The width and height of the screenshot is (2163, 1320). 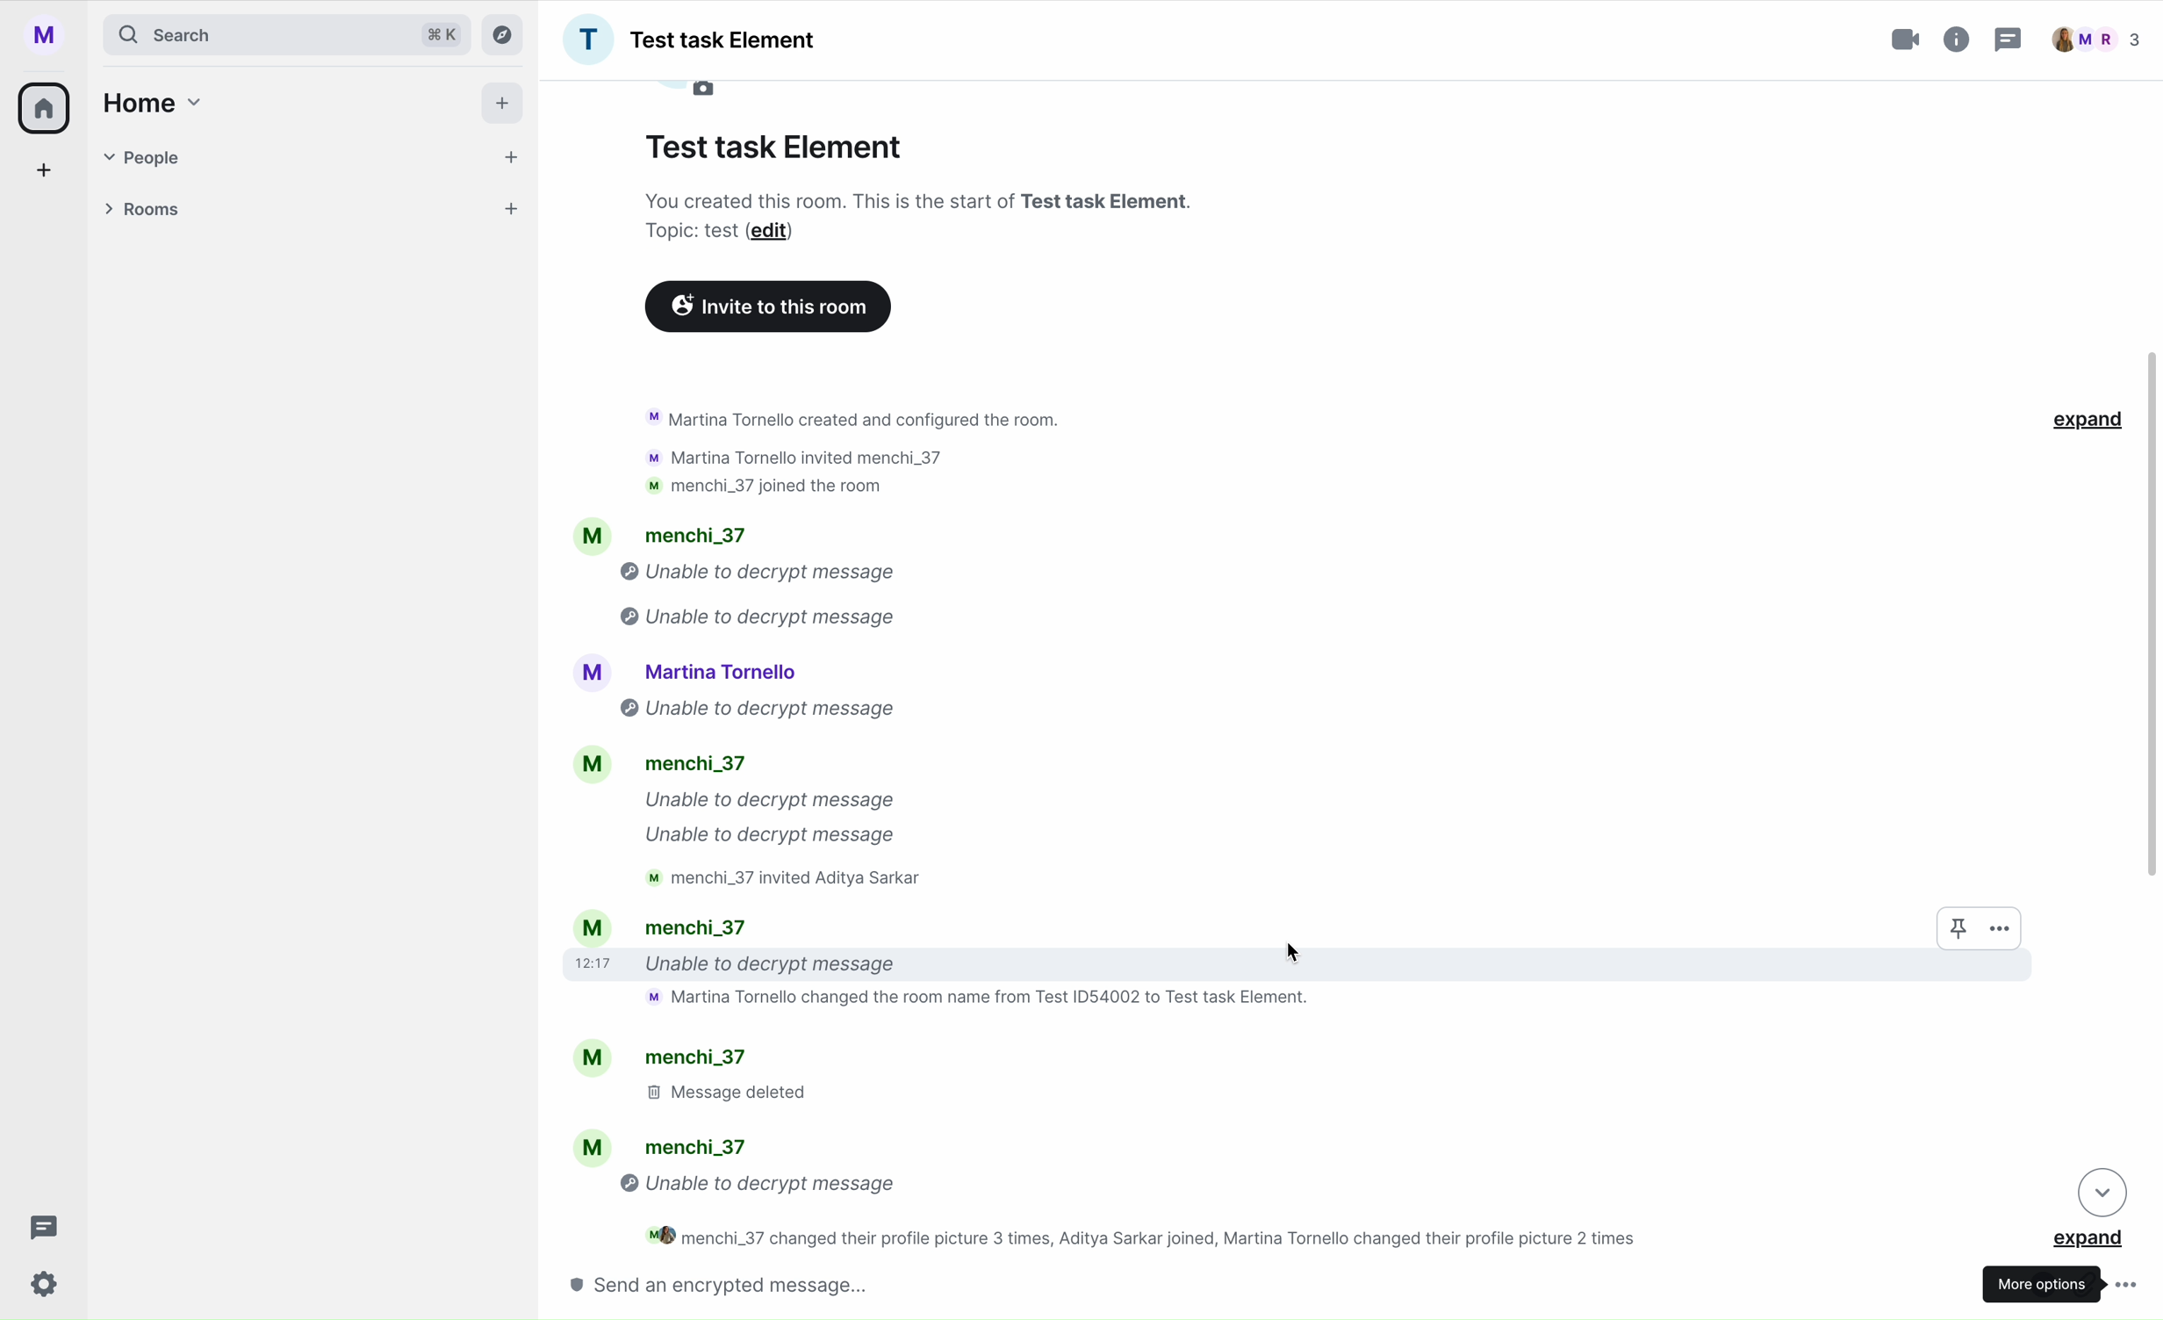 What do you see at coordinates (507, 33) in the screenshot?
I see `explore` at bounding box center [507, 33].